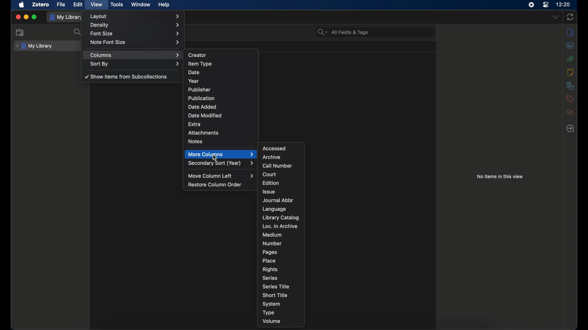  I want to click on search bar, so click(342, 32).